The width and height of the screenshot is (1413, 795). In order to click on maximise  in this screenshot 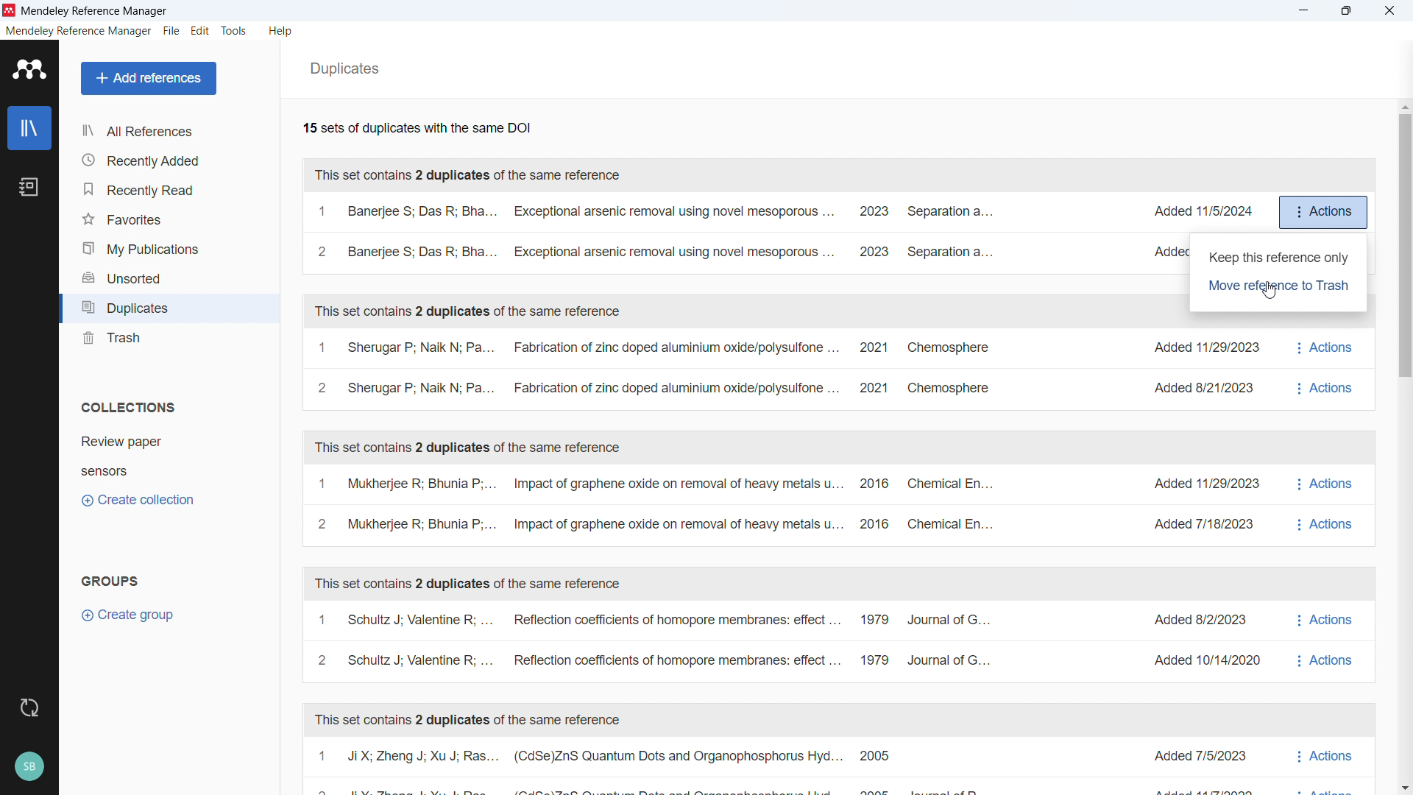, I will do `click(1349, 11)`.